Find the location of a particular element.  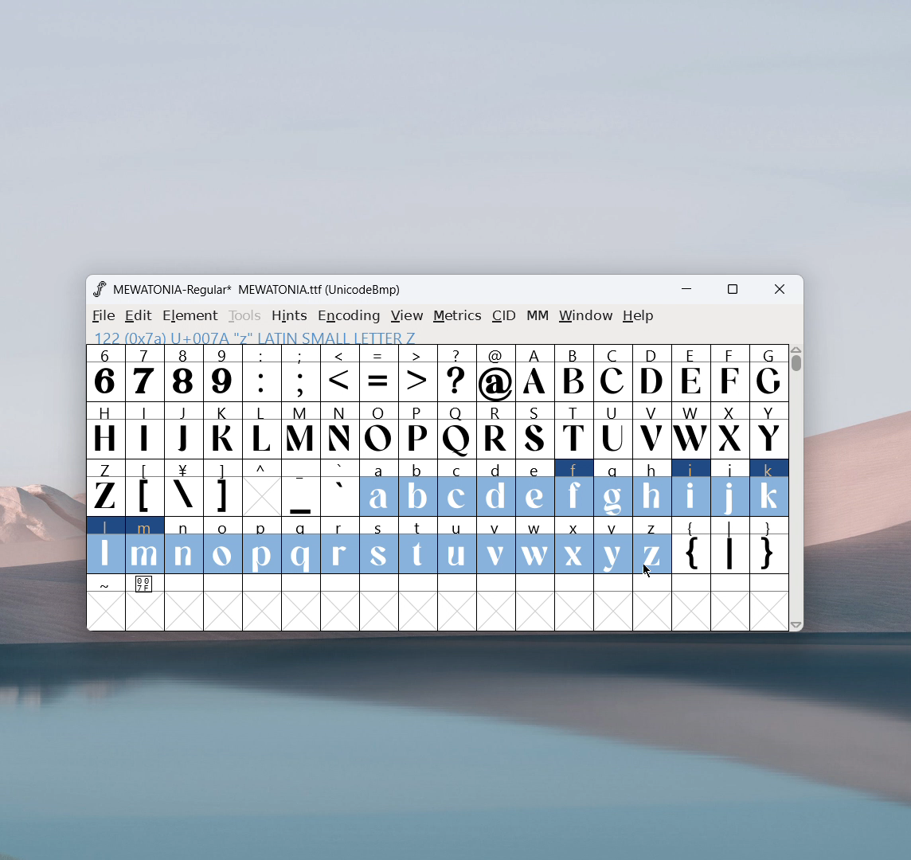

j is located at coordinates (731, 488).